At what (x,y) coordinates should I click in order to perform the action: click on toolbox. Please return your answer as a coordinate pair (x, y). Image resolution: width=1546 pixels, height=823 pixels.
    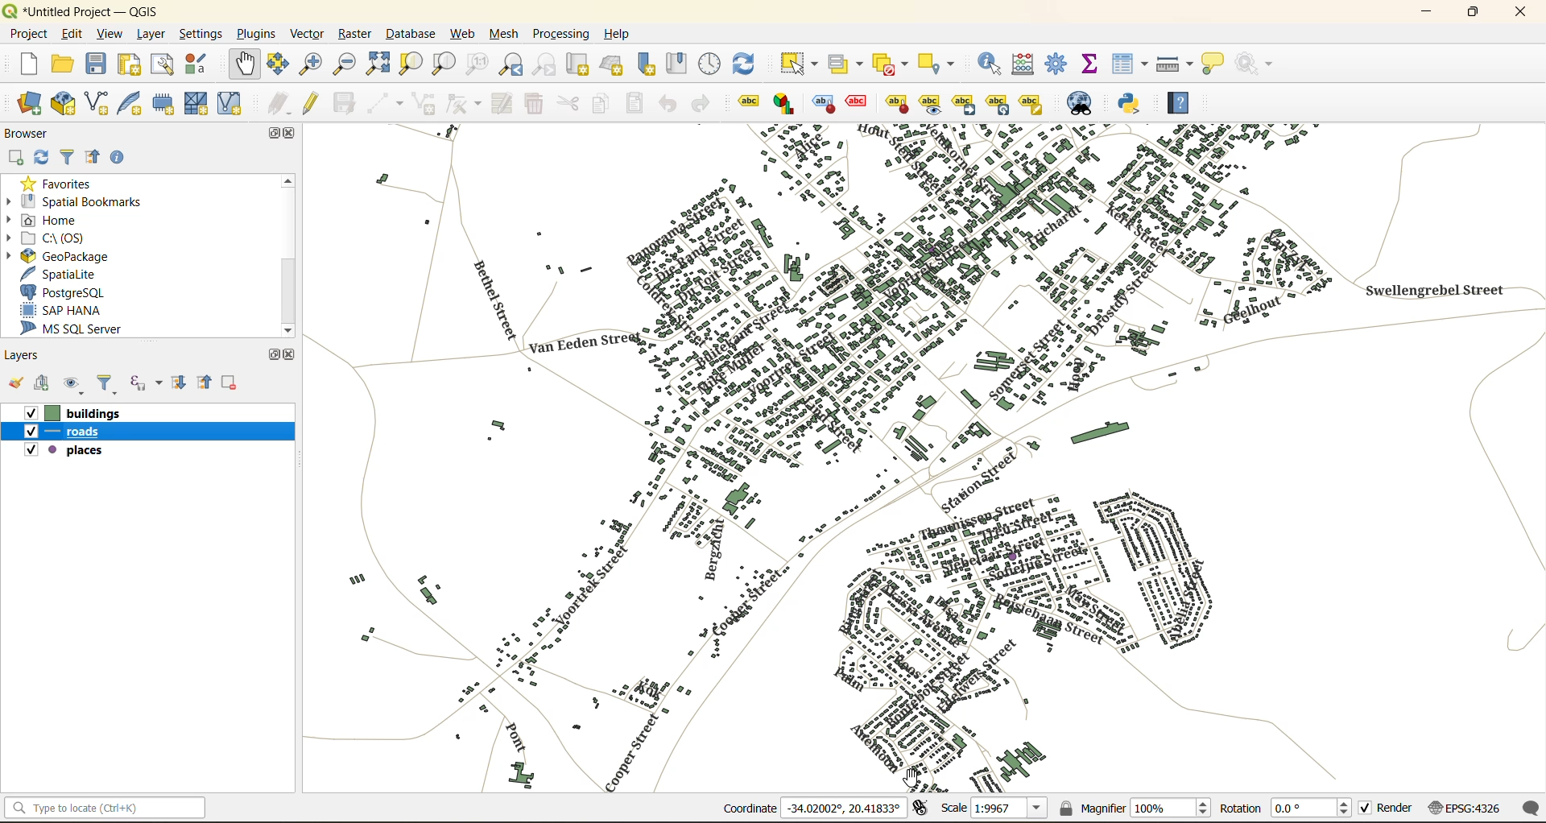
    Looking at the image, I should click on (1056, 65).